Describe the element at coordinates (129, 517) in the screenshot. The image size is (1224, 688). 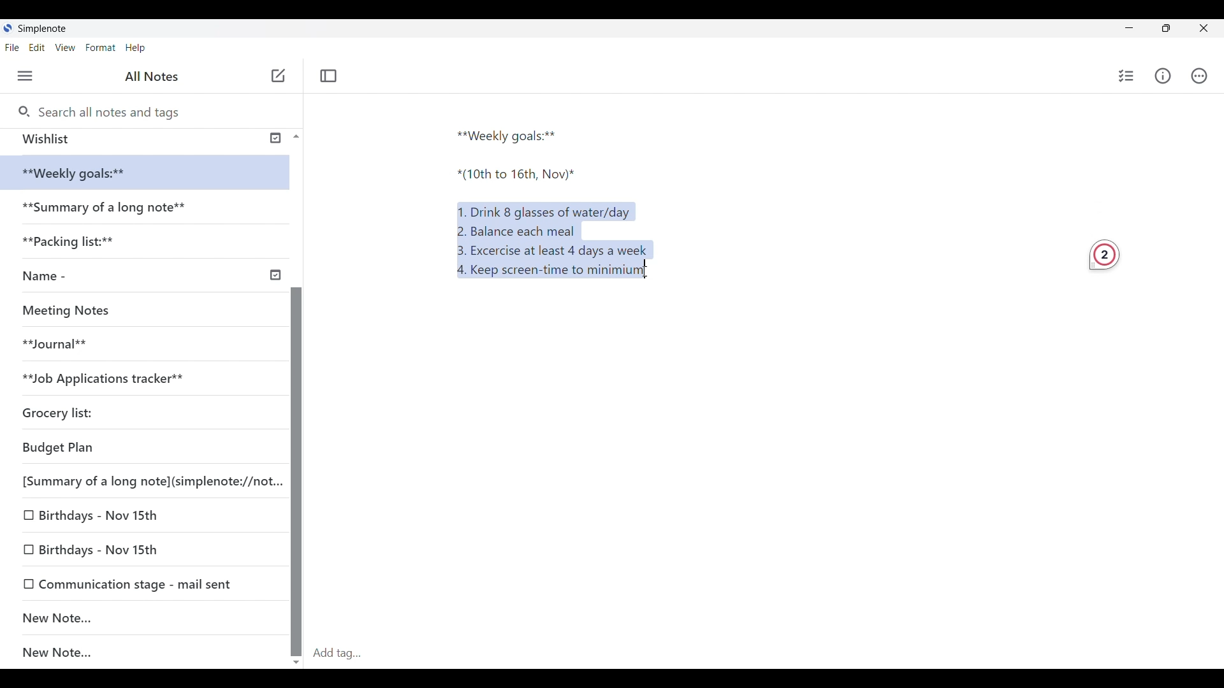
I see `Birthdays - Nov 15th` at that location.